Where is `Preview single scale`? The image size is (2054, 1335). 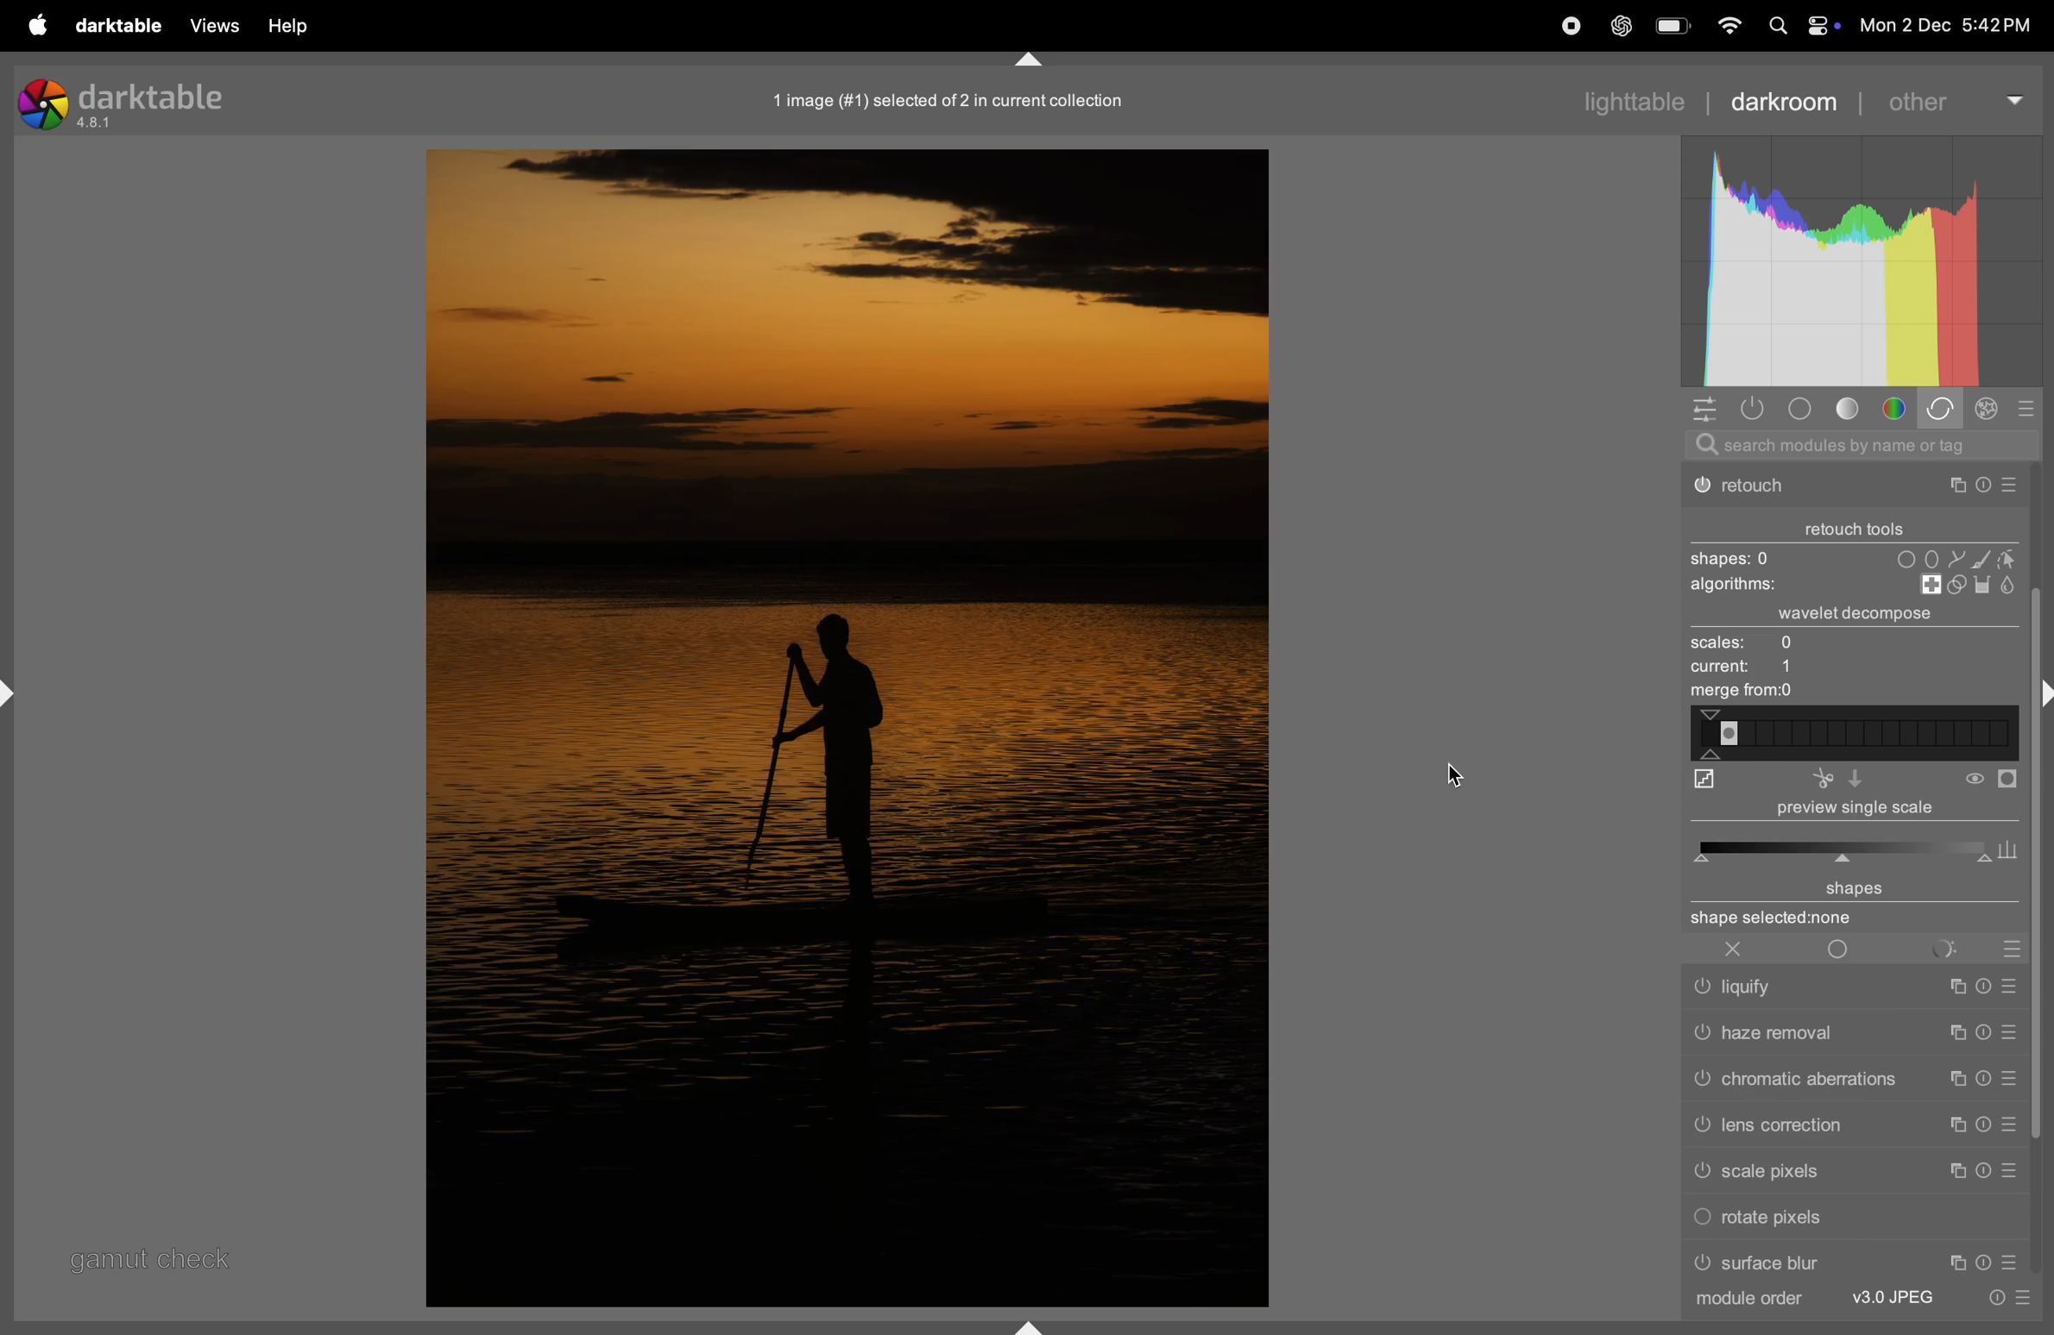
Preview single scale is located at coordinates (1842, 833).